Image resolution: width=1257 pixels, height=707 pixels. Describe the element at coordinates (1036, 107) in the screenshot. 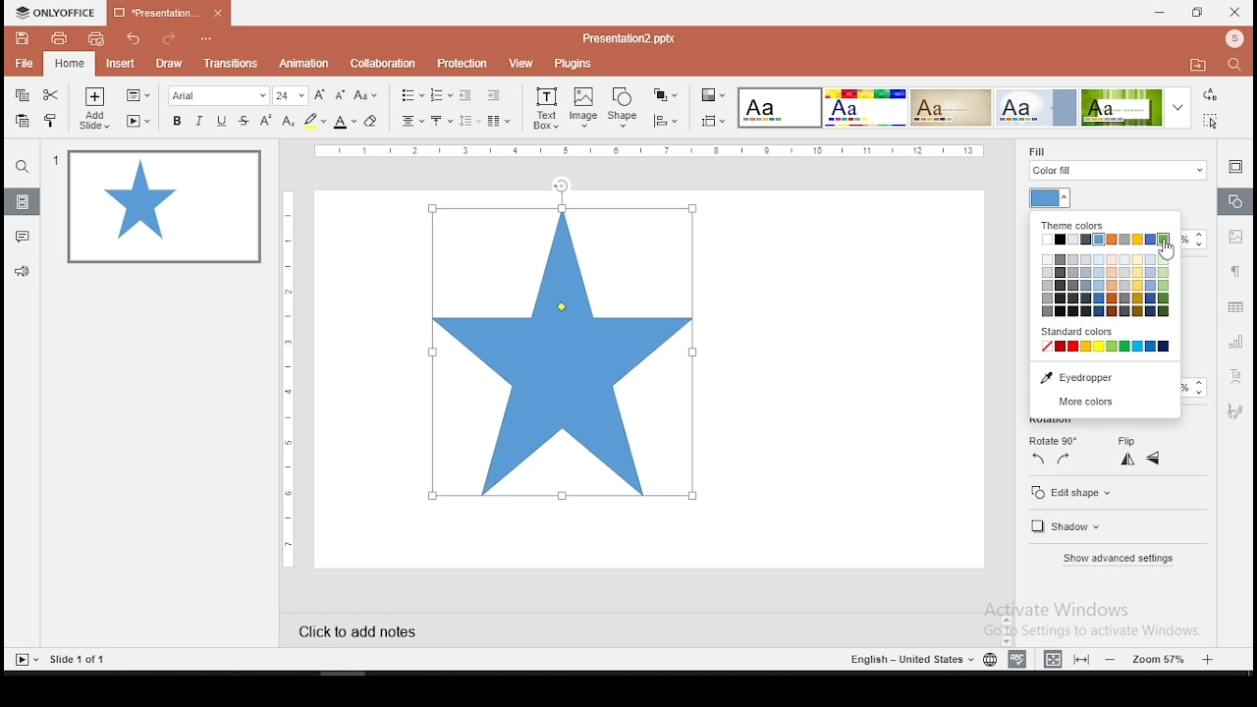

I see `theme` at that location.